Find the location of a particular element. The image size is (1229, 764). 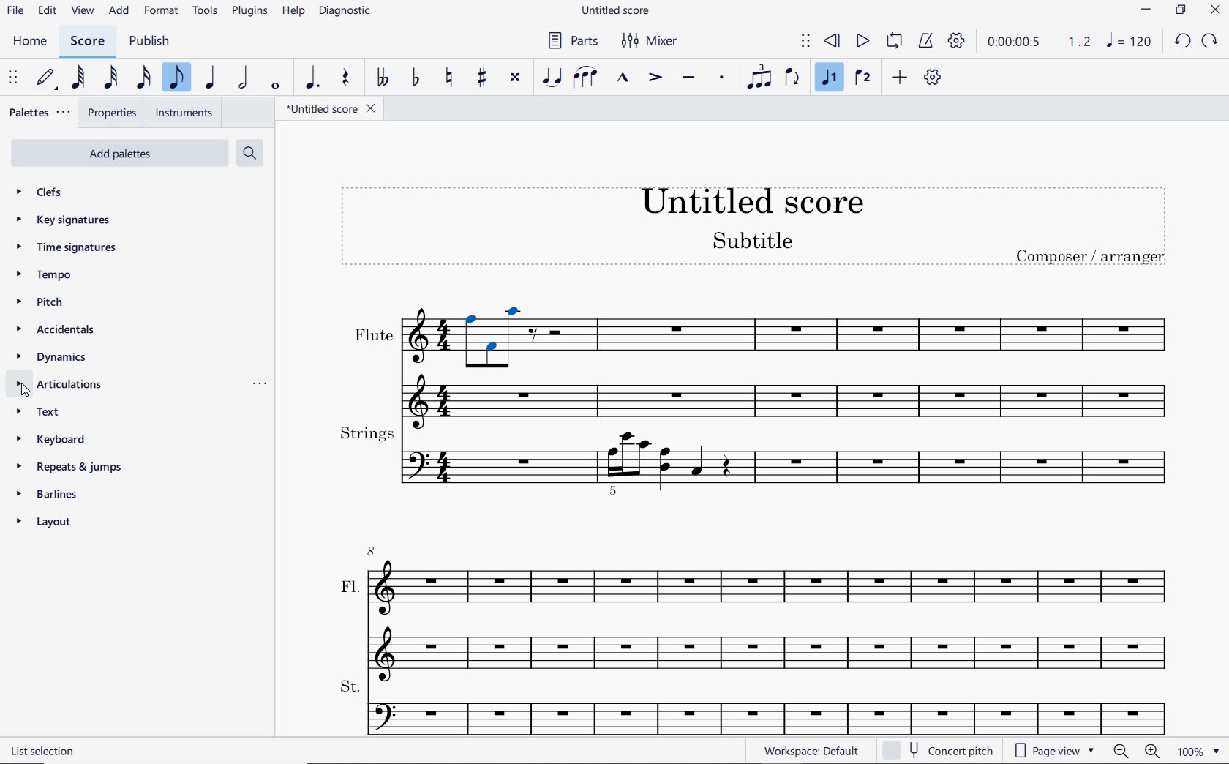

TOOLS is located at coordinates (206, 12).